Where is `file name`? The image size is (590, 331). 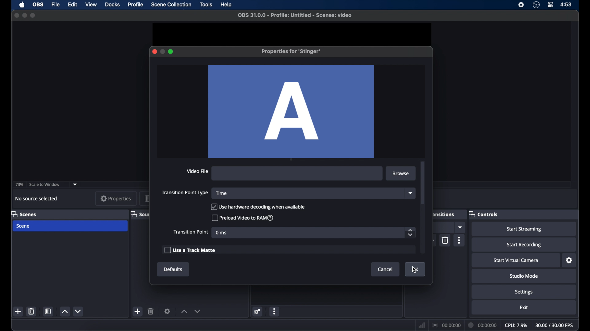 file name is located at coordinates (293, 15).